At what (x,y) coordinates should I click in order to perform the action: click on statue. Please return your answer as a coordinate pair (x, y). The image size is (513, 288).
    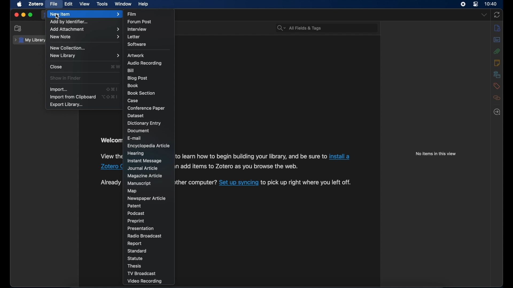
    Looking at the image, I should click on (135, 258).